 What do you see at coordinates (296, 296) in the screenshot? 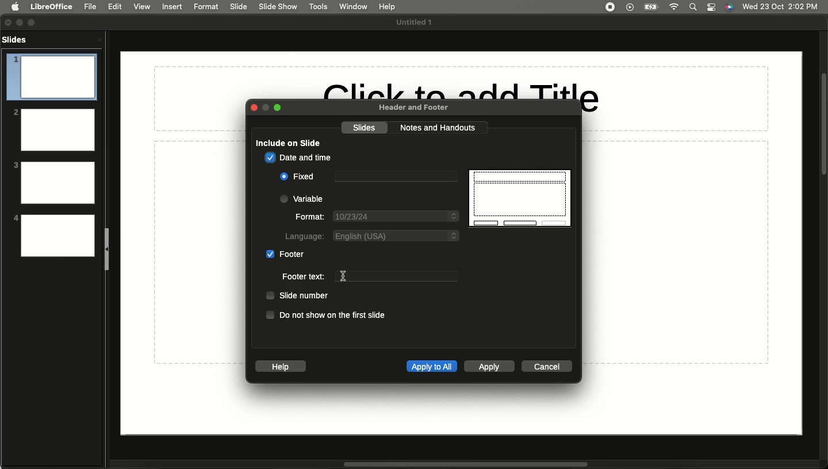
I see `Slide number` at bounding box center [296, 296].